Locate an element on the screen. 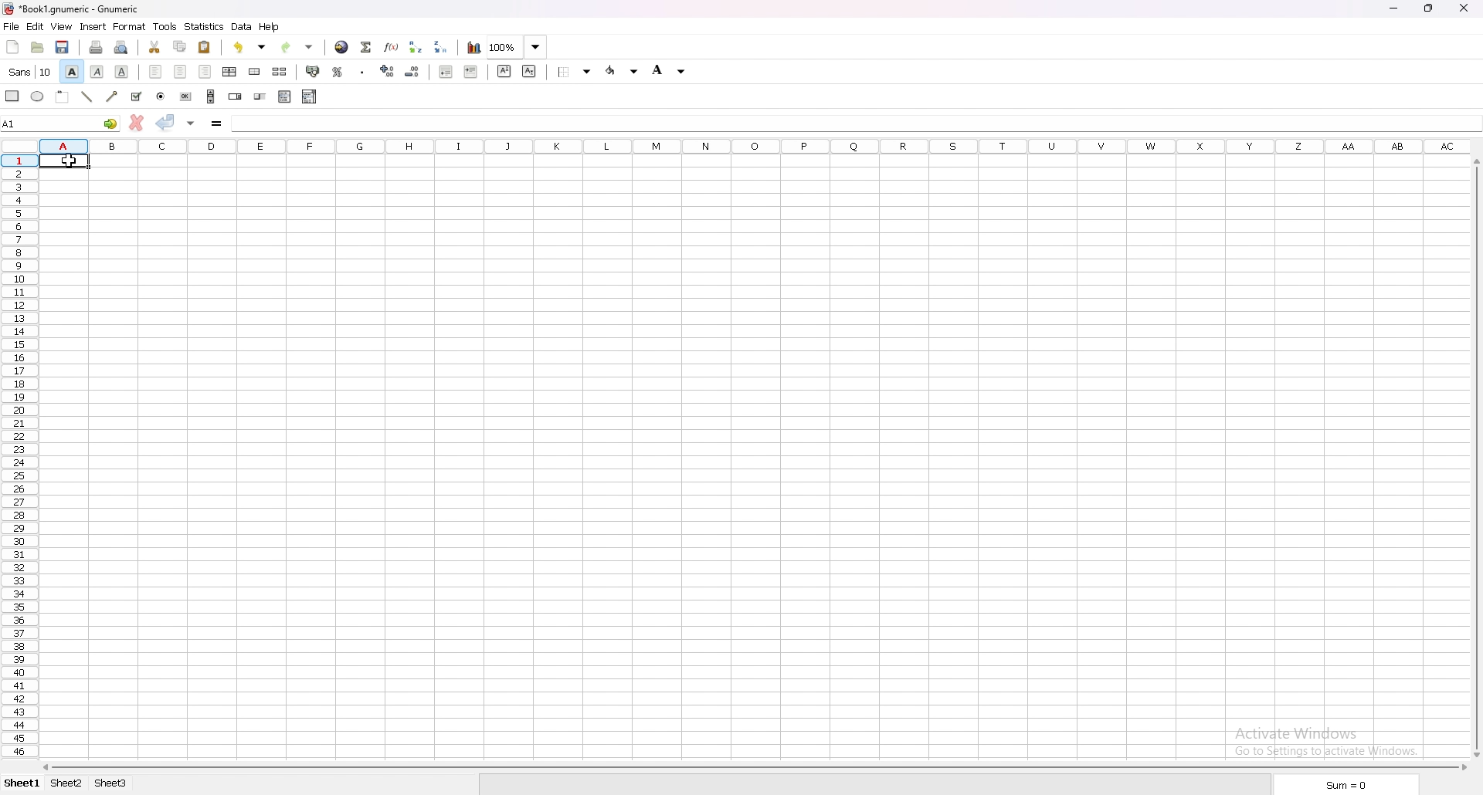  decrease decimal is located at coordinates (413, 72).